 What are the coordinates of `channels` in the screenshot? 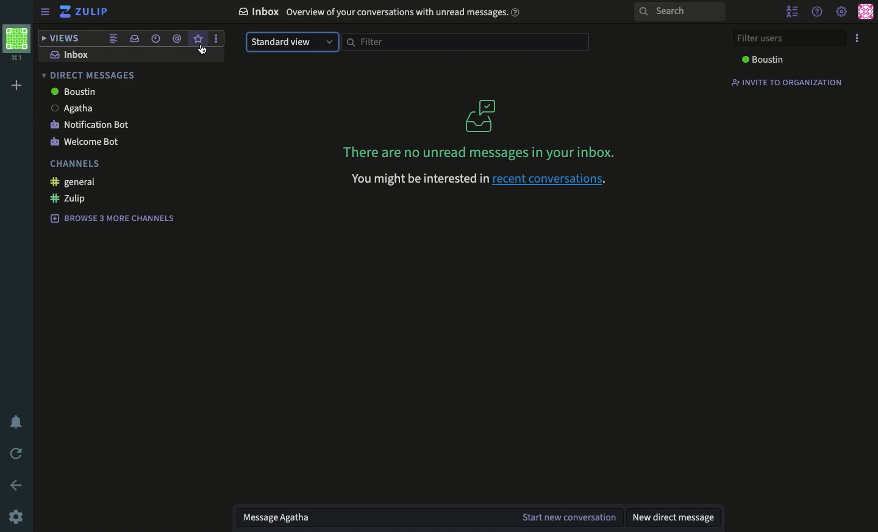 It's located at (72, 164).